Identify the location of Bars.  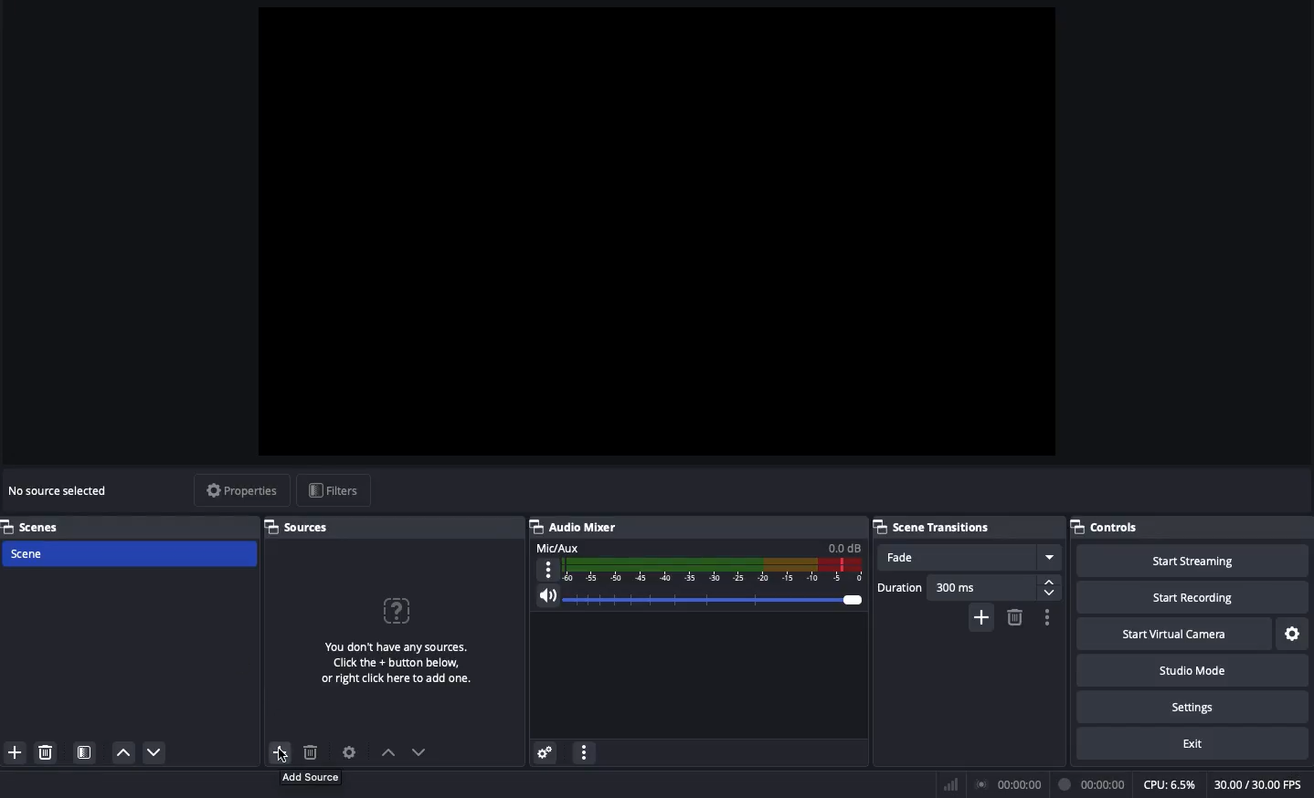
(948, 785).